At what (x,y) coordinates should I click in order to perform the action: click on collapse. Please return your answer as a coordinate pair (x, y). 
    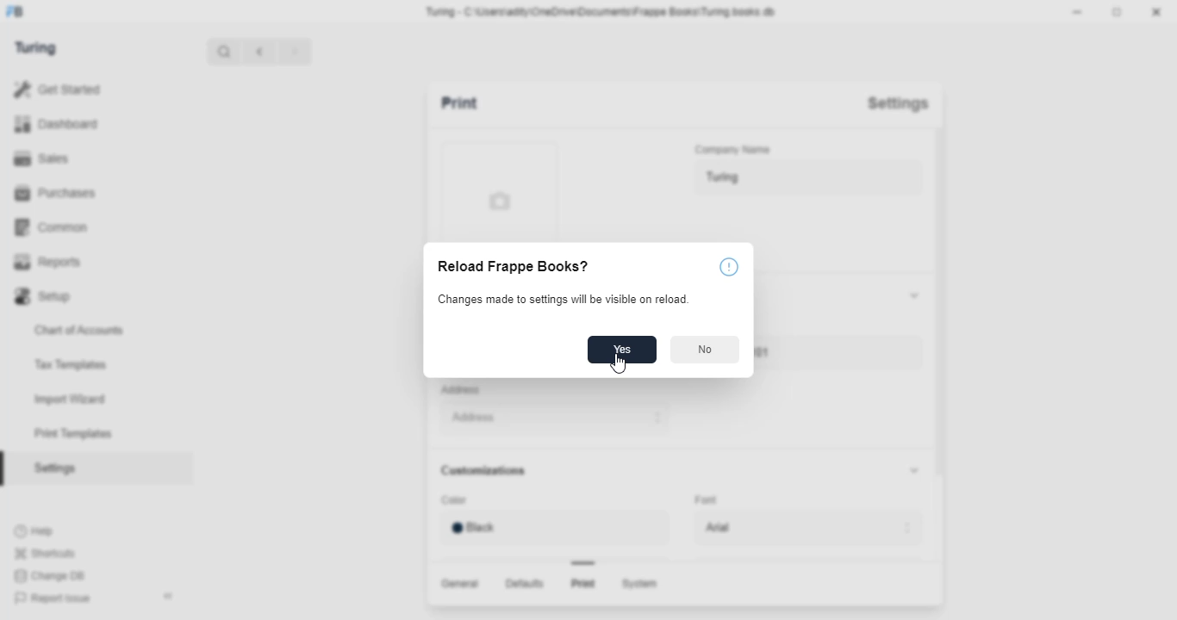
    Looking at the image, I should click on (910, 294).